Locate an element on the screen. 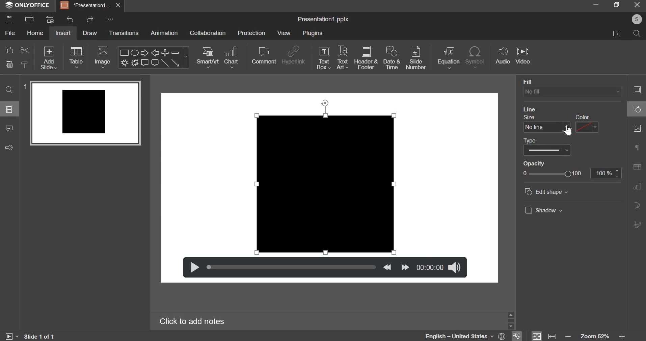  animation is located at coordinates (164, 33).